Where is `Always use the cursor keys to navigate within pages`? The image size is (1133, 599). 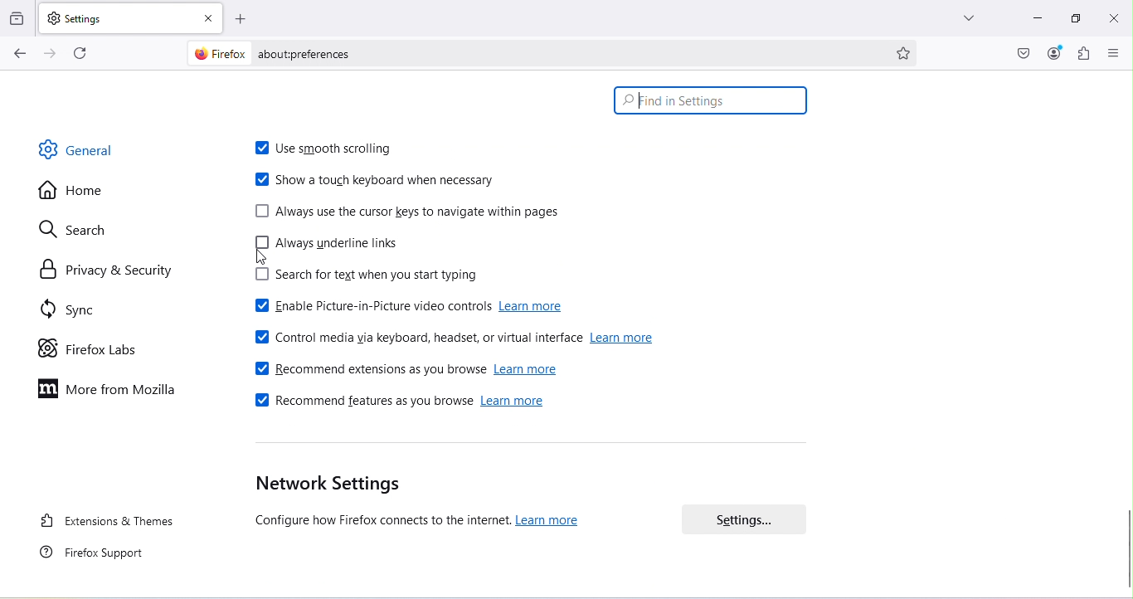
Always use the cursor keys to navigate within pages is located at coordinates (409, 215).